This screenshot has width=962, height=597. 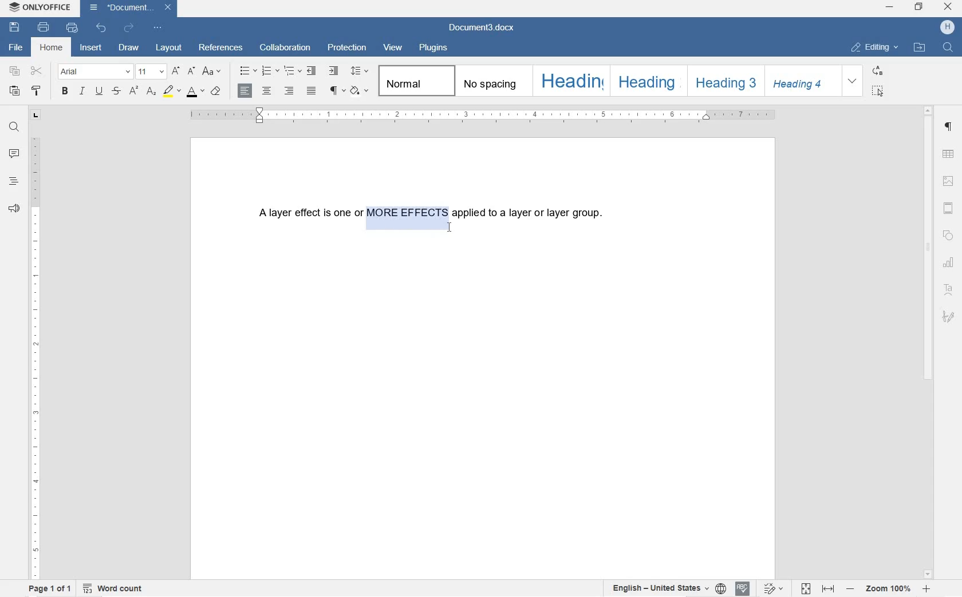 I want to click on SELECT ALL, so click(x=878, y=91).